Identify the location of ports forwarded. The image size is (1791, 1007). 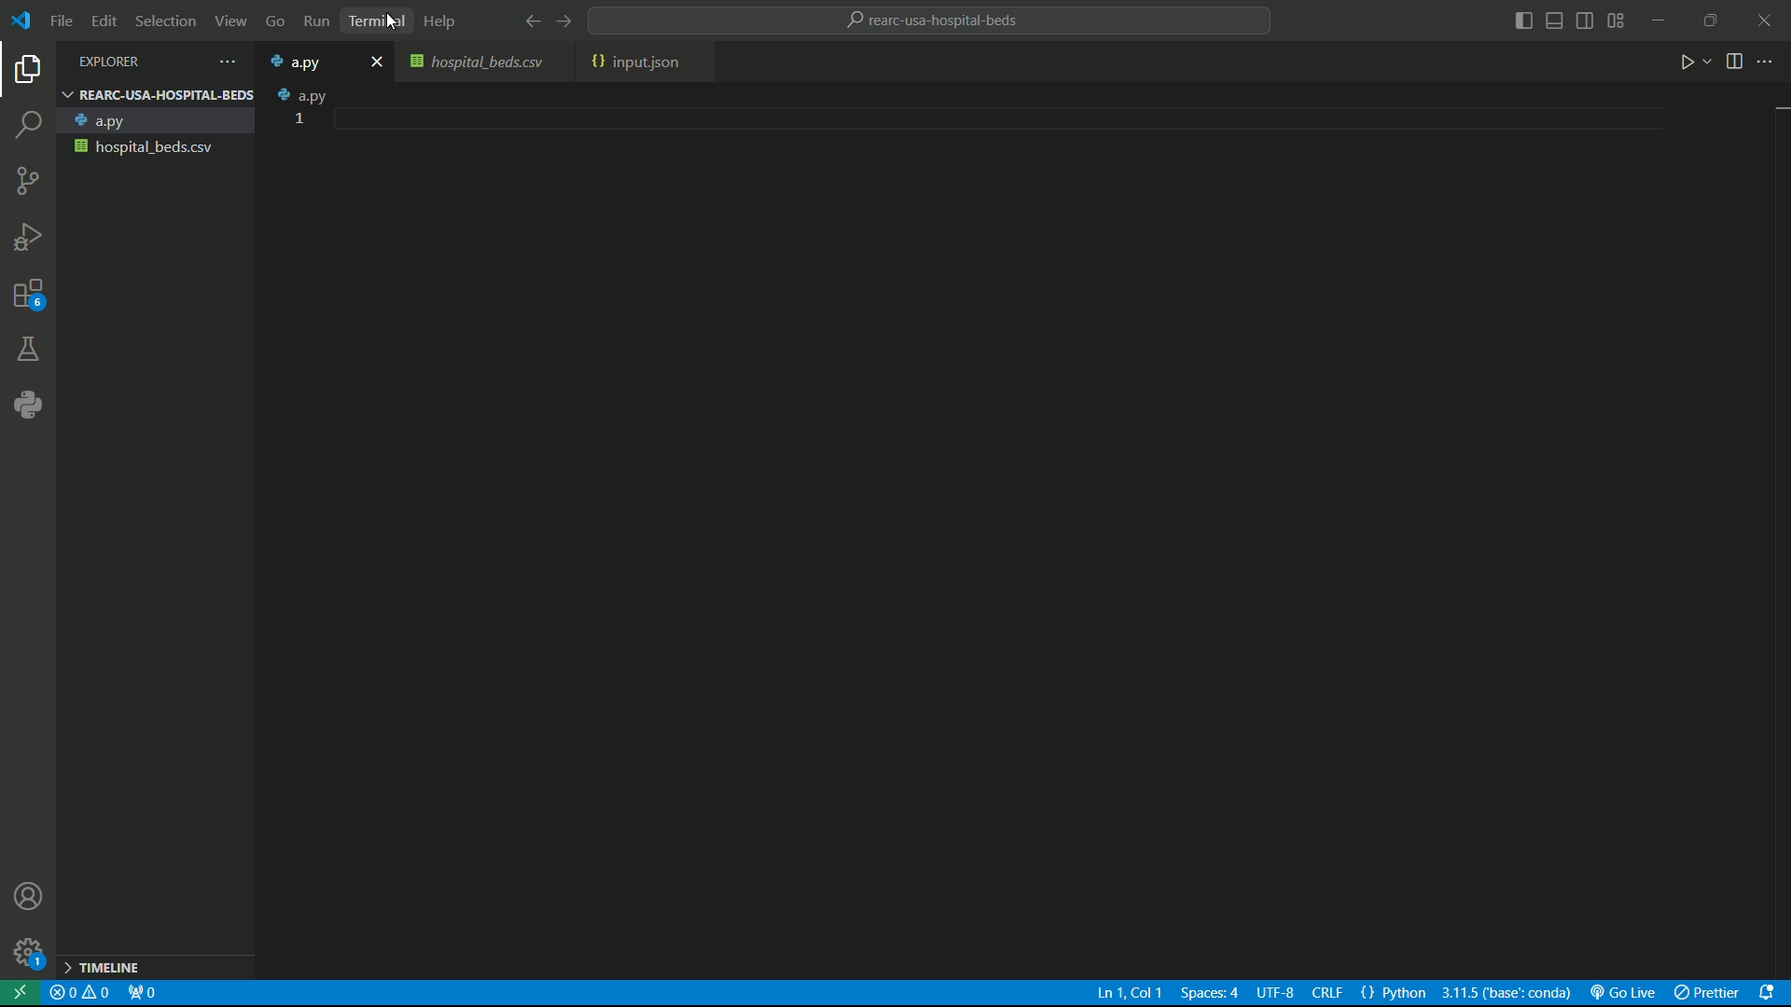
(143, 993).